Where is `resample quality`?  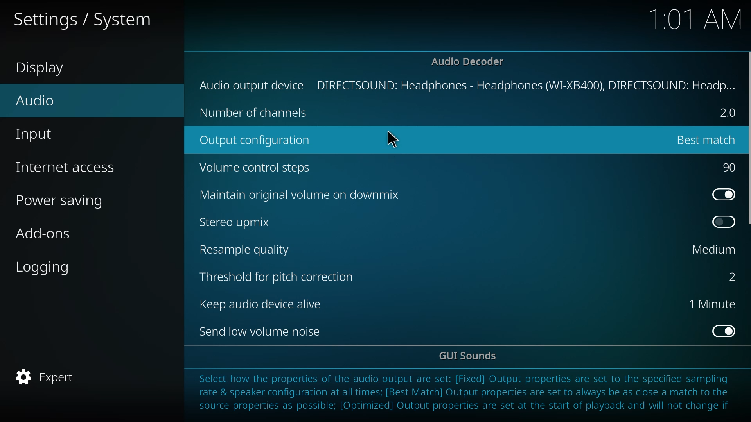
resample quality is located at coordinates (245, 250).